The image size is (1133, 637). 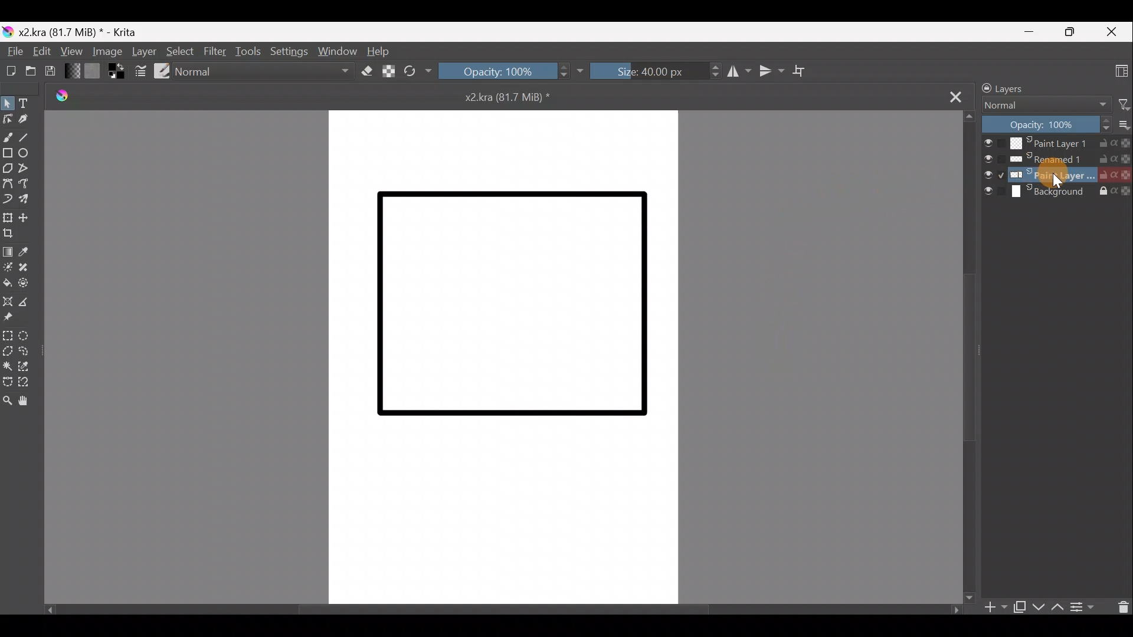 I want to click on Opacity: 100%, so click(x=1046, y=124).